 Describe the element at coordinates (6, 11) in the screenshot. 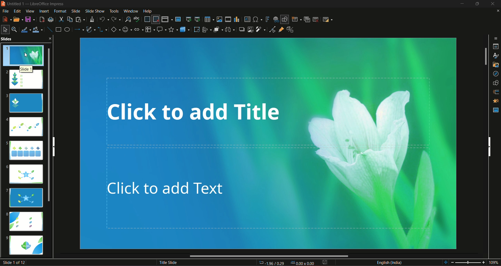

I see `file` at that location.